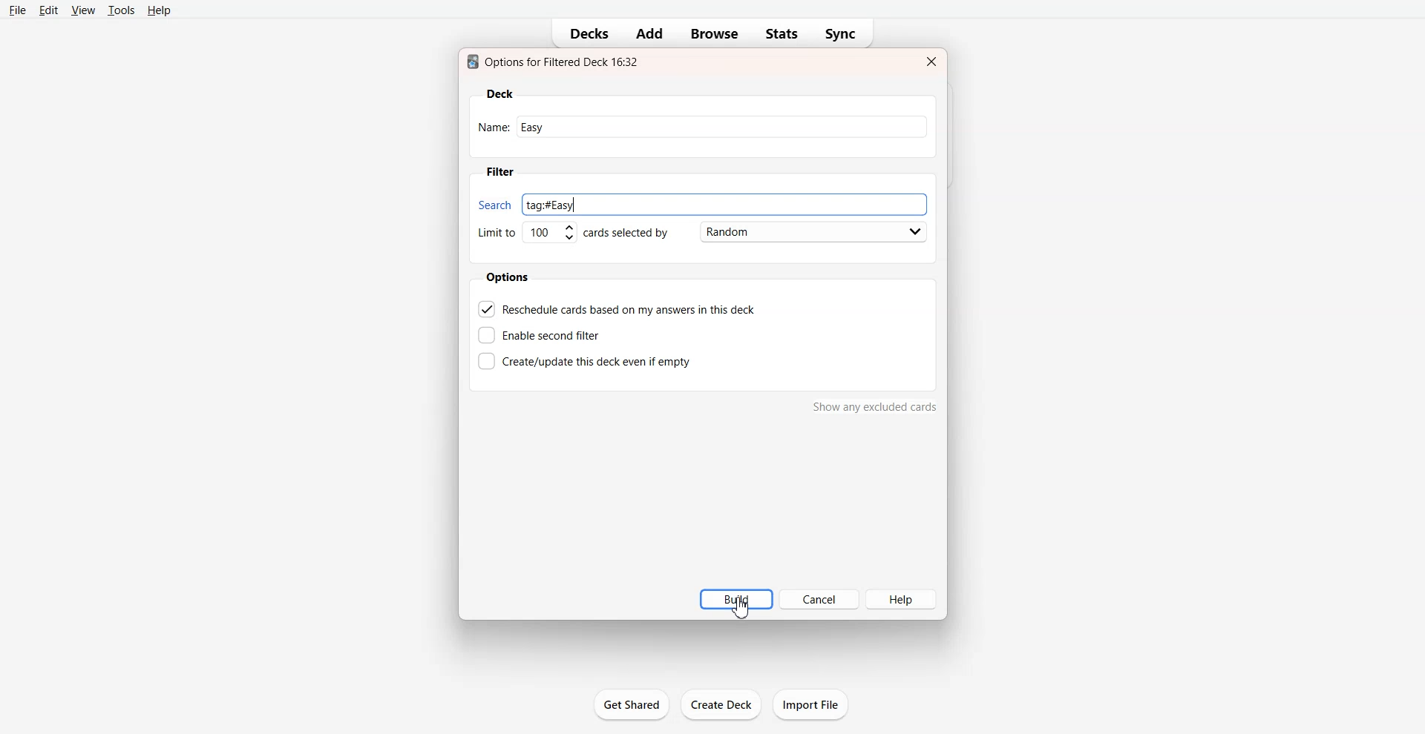  What do you see at coordinates (121, 10) in the screenshot?
I see `Tools` at bounding box center [121, 10].